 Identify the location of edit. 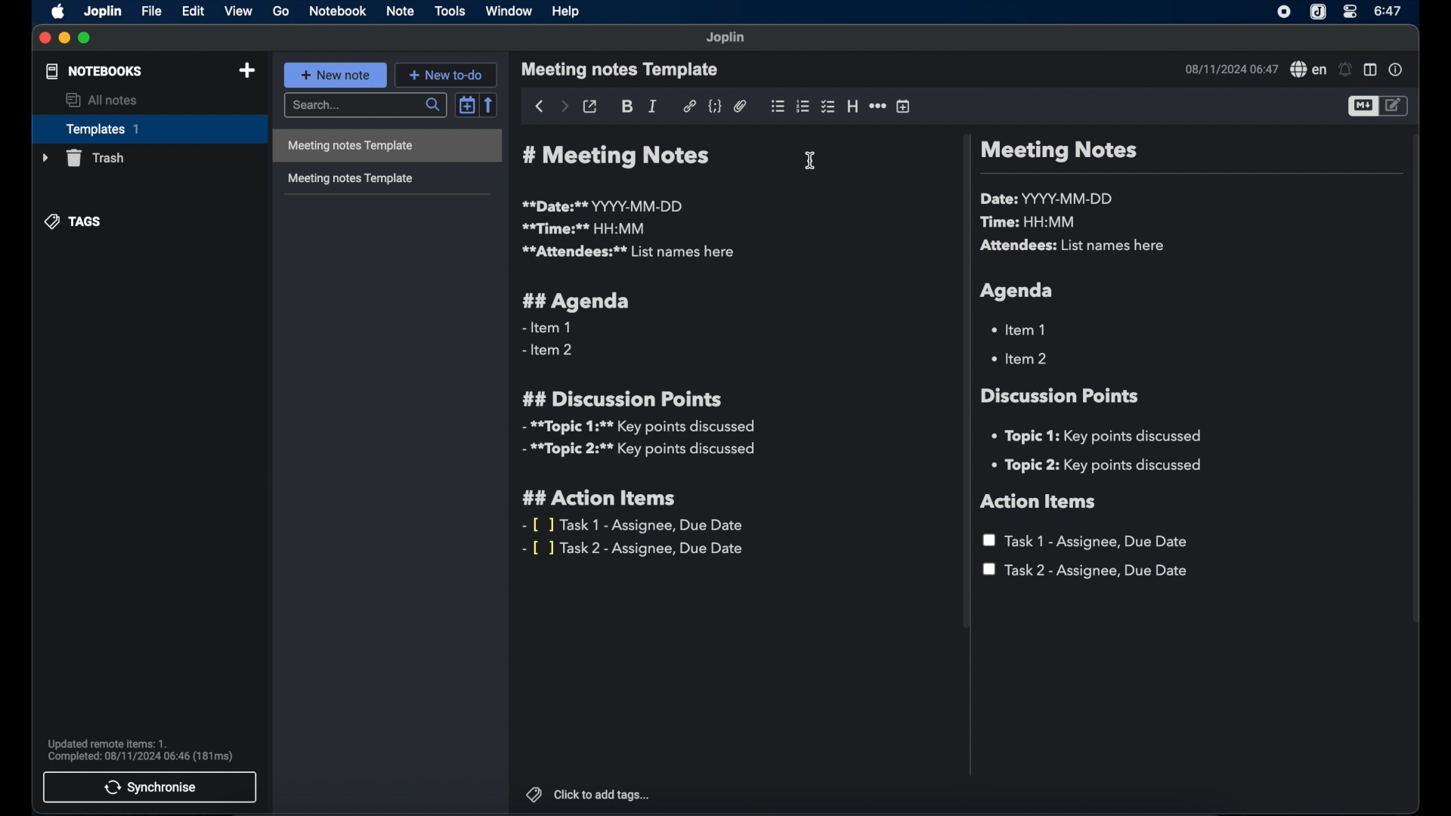
(193, 11).